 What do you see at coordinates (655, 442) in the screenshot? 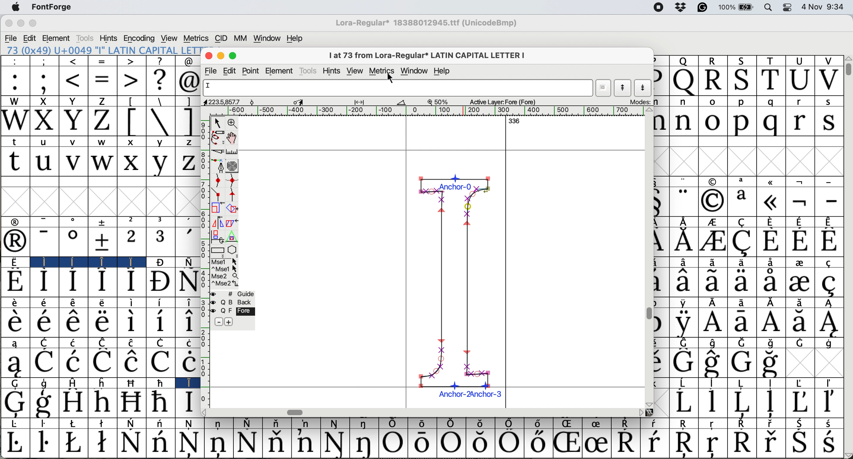
I see `Symbol` at bounding box center [655, 442].